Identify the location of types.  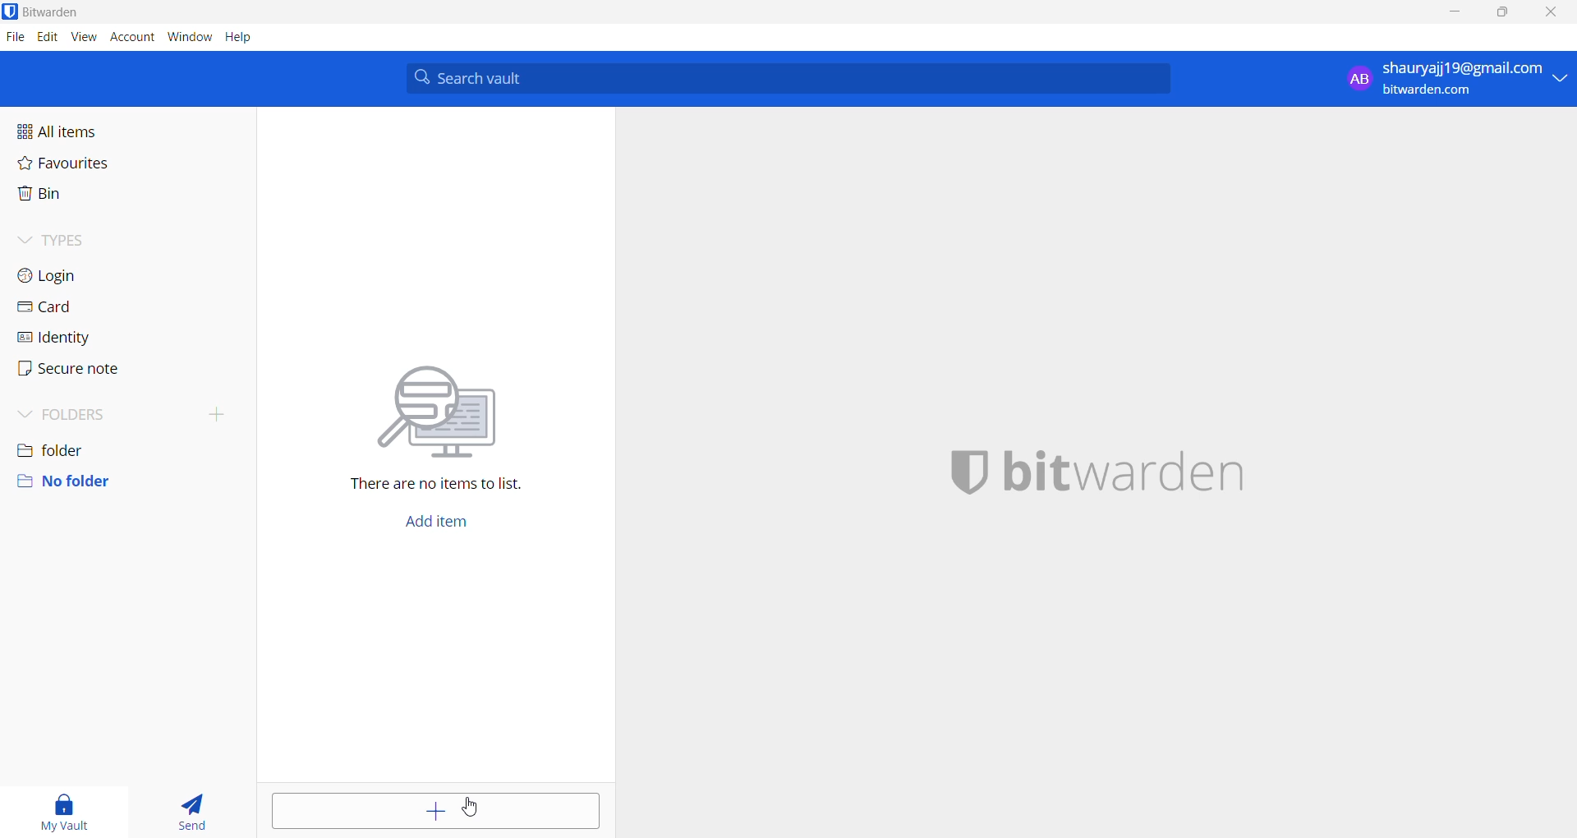
(91, 241).